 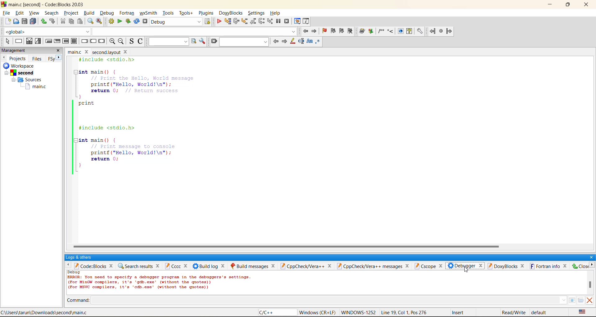 What do you see at coordinates (588, 6) in the screenshot?
I see `close` at bounding box center [588, 6].